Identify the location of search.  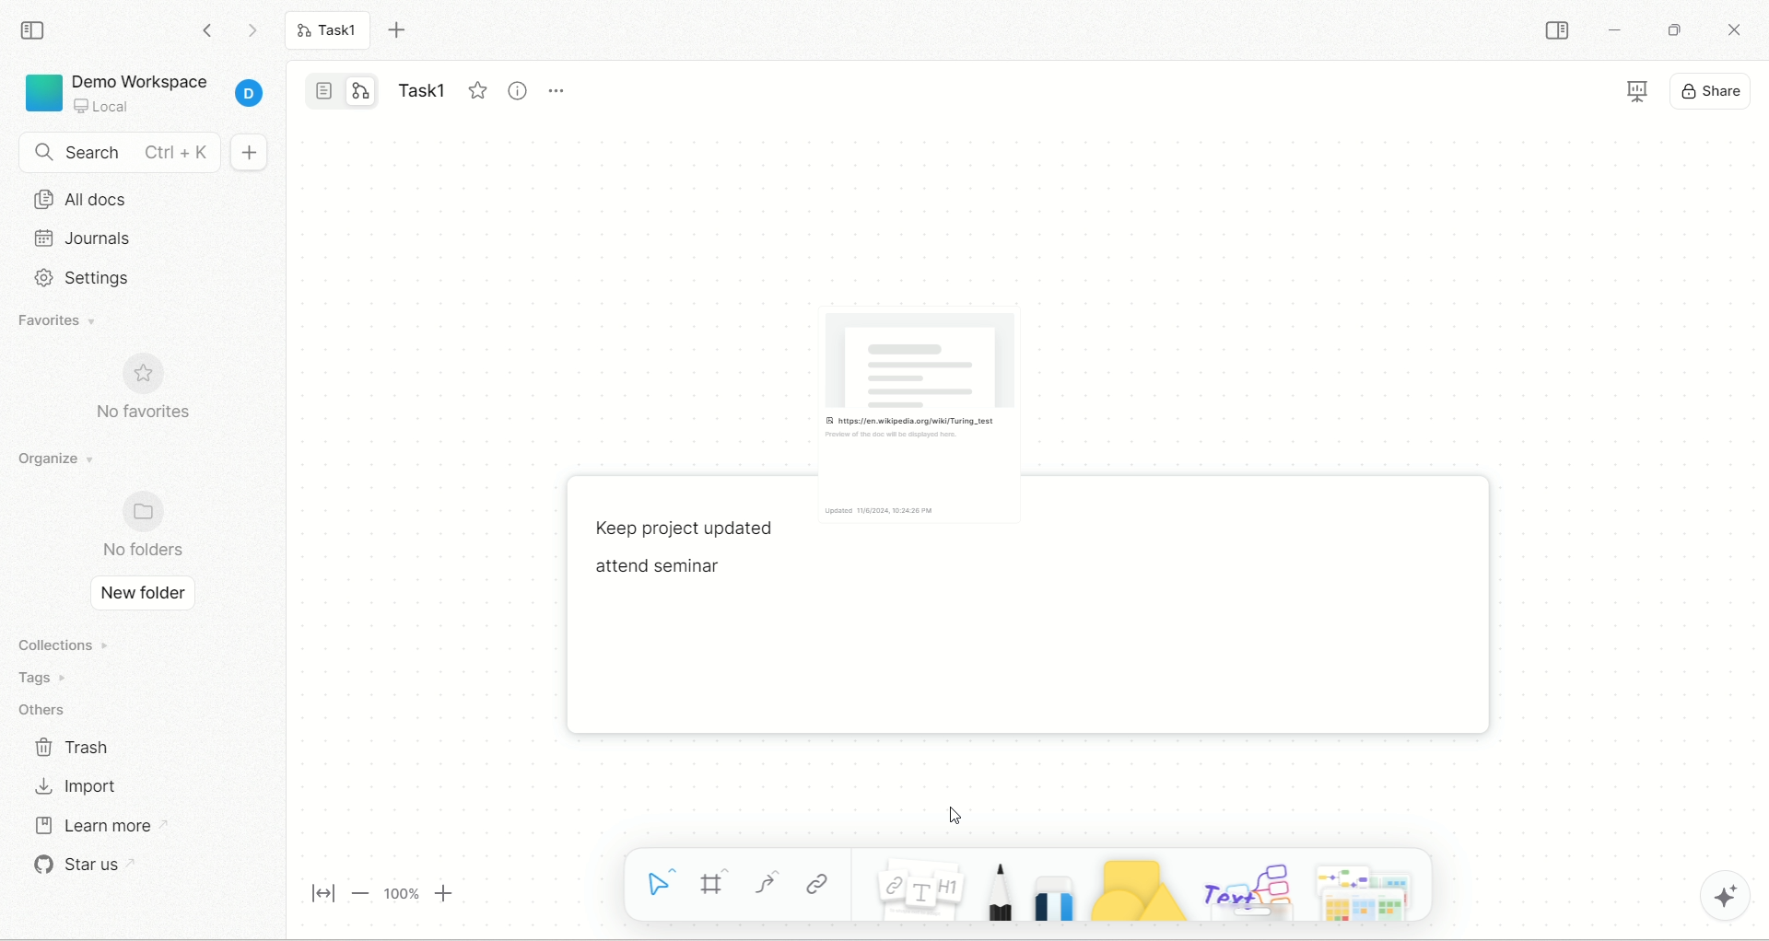
(120, 153).